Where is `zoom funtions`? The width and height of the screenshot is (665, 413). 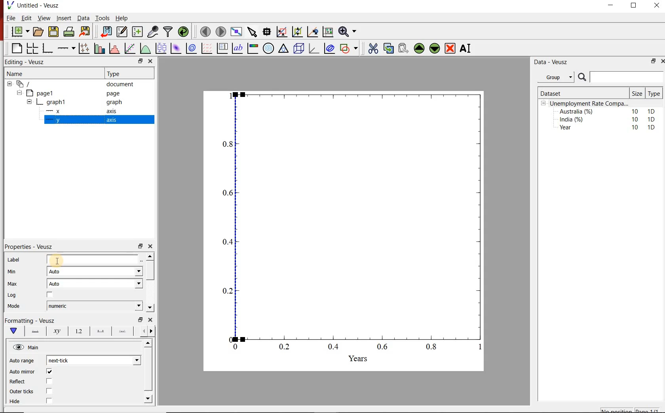 zoom funtions is located at coordinates (349, 31).